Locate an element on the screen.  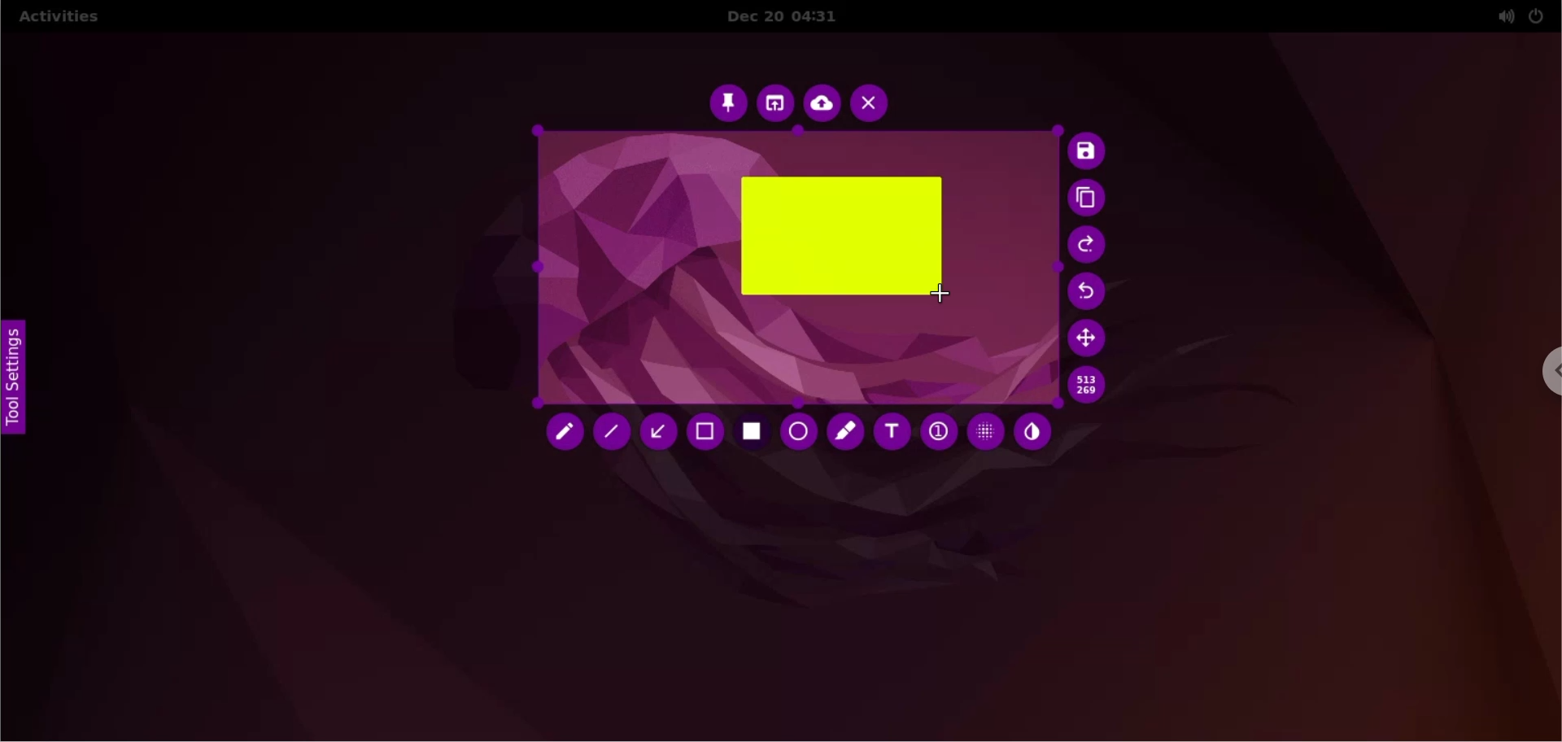
save is located at coordinates (1088, 151).